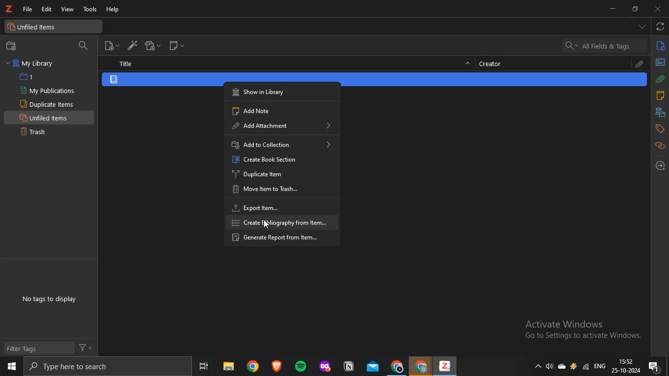  What do you see at coordinates (37, 131) in the screenshot?
I see `Trash` at bounding box center [37, 131].